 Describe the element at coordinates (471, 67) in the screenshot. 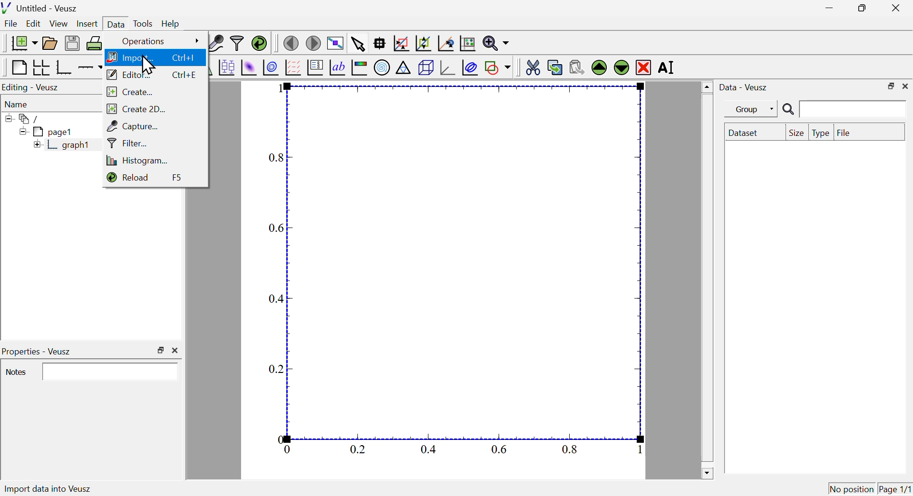

I see `plot covariance llipses` at that location.